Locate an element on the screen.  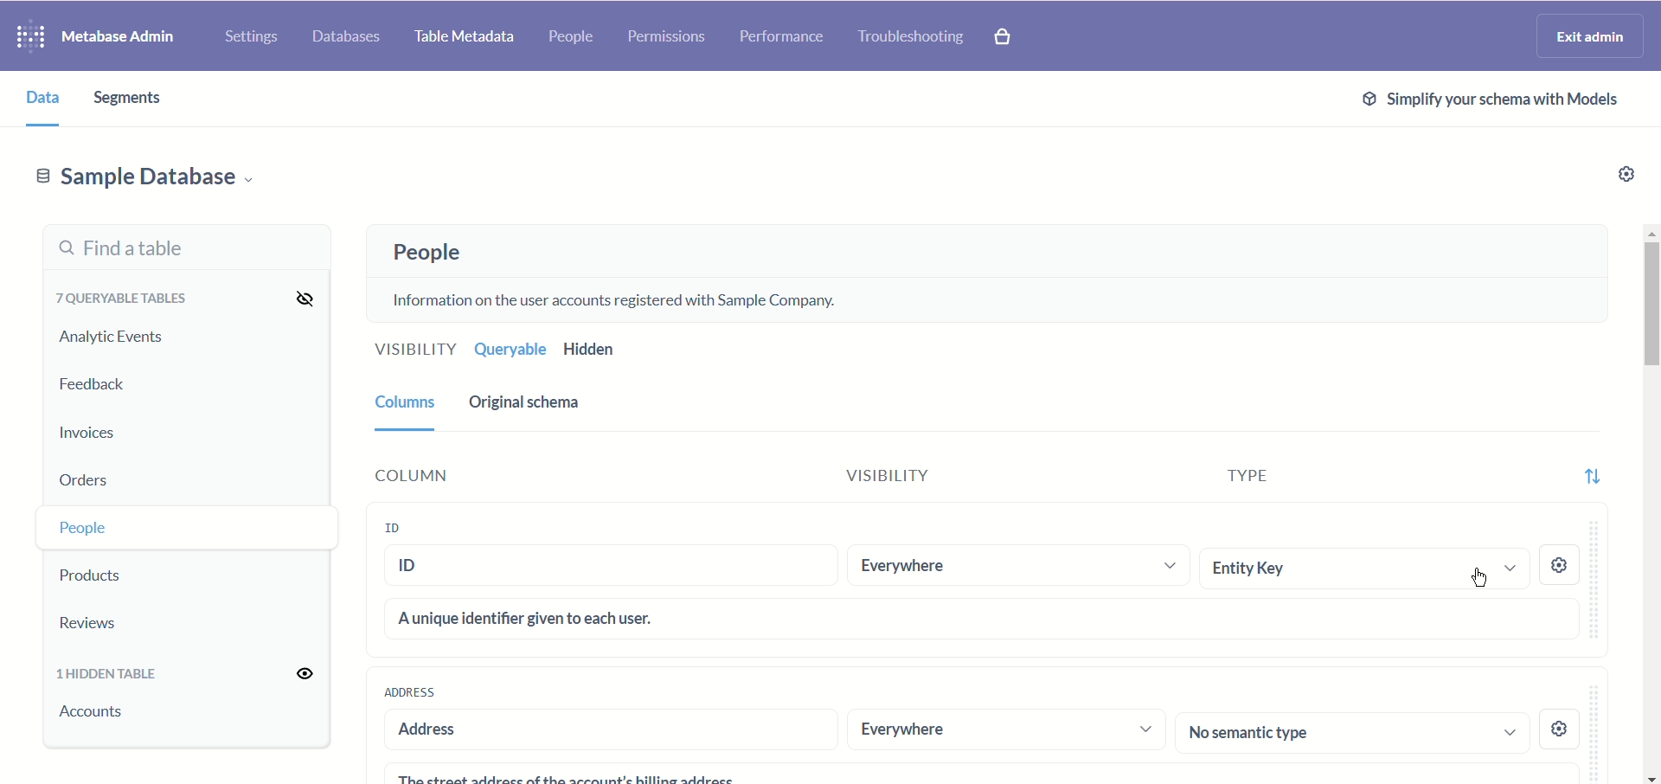
Feedback is located at coordinates (95, 385).